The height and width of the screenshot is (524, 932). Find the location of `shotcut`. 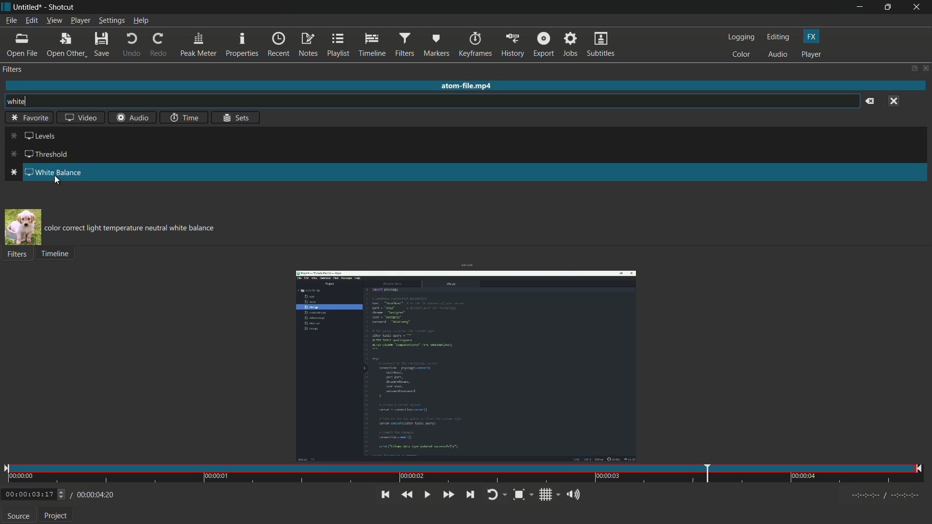

shotcut is located at coordinates (62, 7).